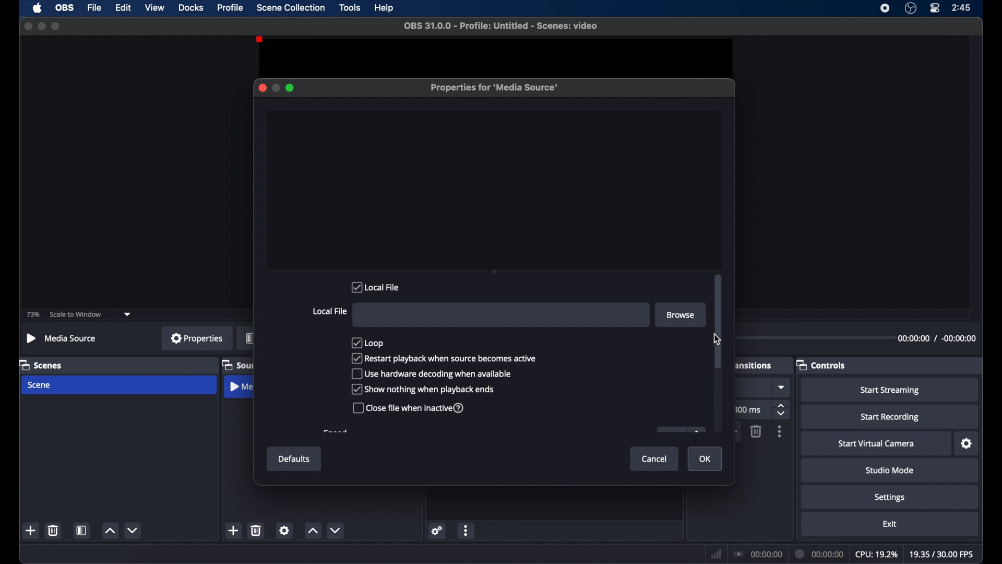 This screenshot has width=1002, height=564. I want to click on tools, so click(350, 7).